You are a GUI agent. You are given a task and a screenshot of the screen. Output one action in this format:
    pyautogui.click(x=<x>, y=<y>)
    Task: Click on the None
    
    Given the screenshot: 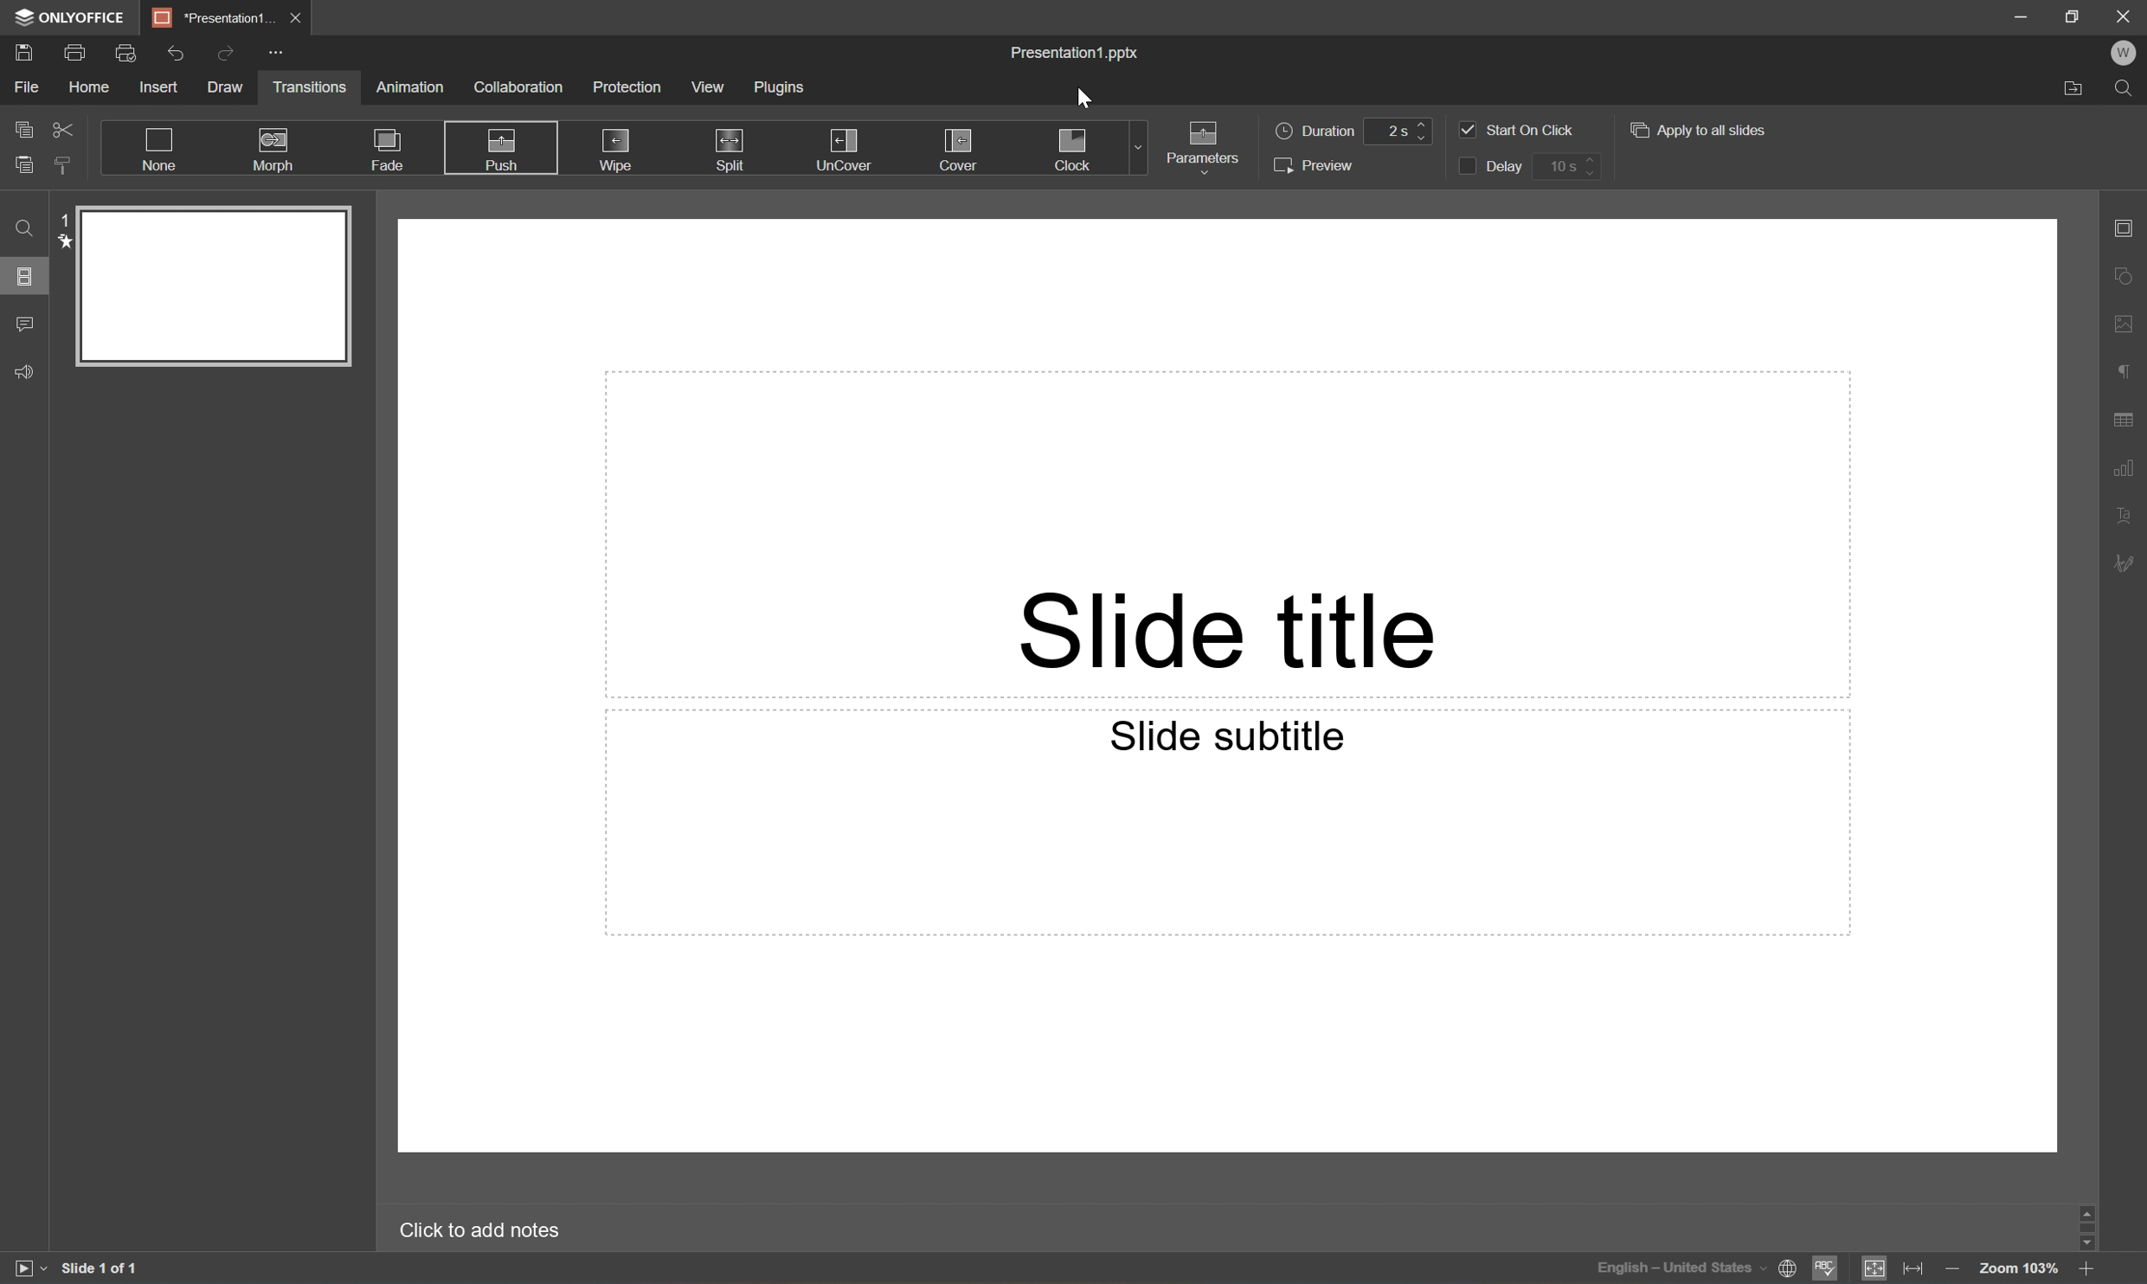 What is the action you would take?
    pyautogui.click(x=157, y=149)
    